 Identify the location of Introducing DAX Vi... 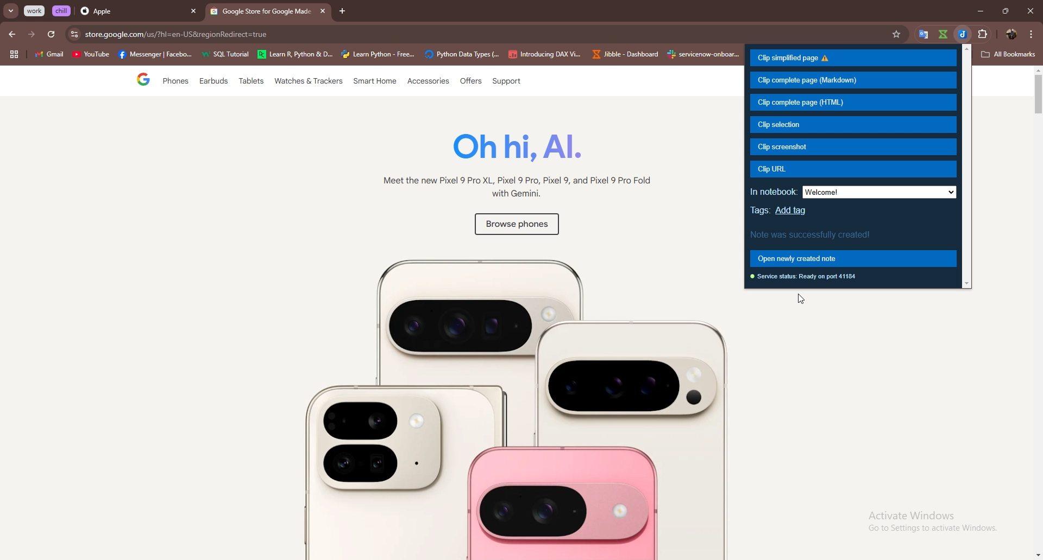
(545, 54).